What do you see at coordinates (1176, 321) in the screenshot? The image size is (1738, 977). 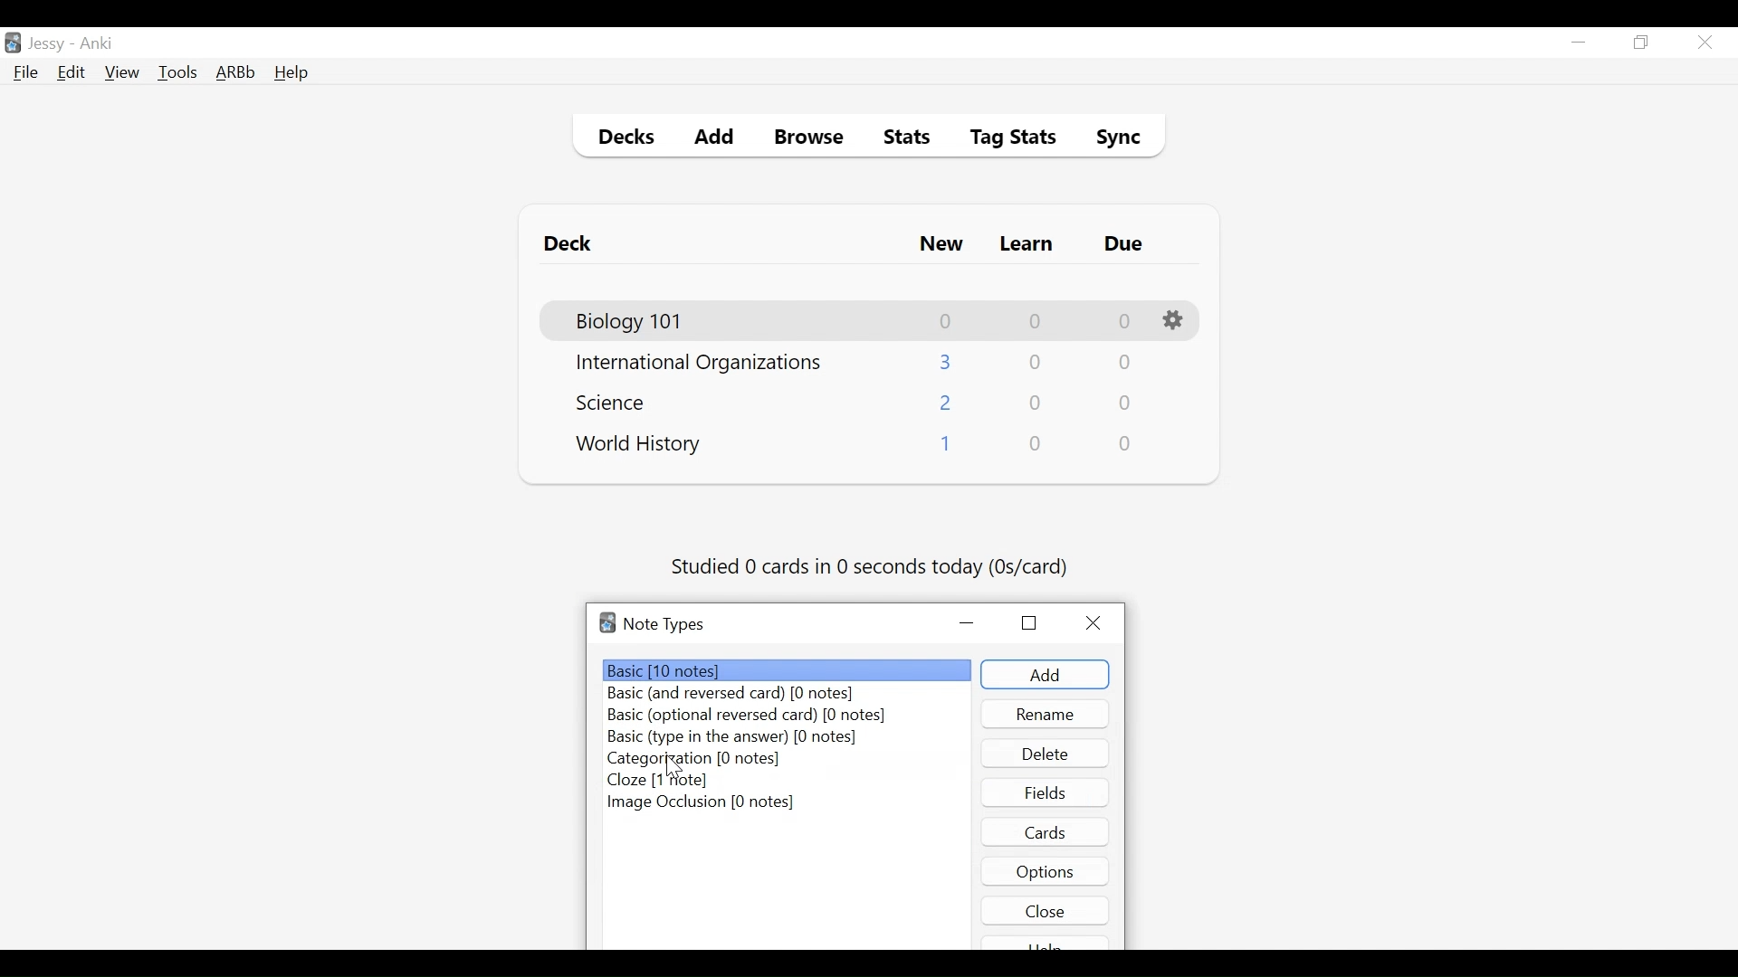 I see `Options` at bounding box center [1176, 321].